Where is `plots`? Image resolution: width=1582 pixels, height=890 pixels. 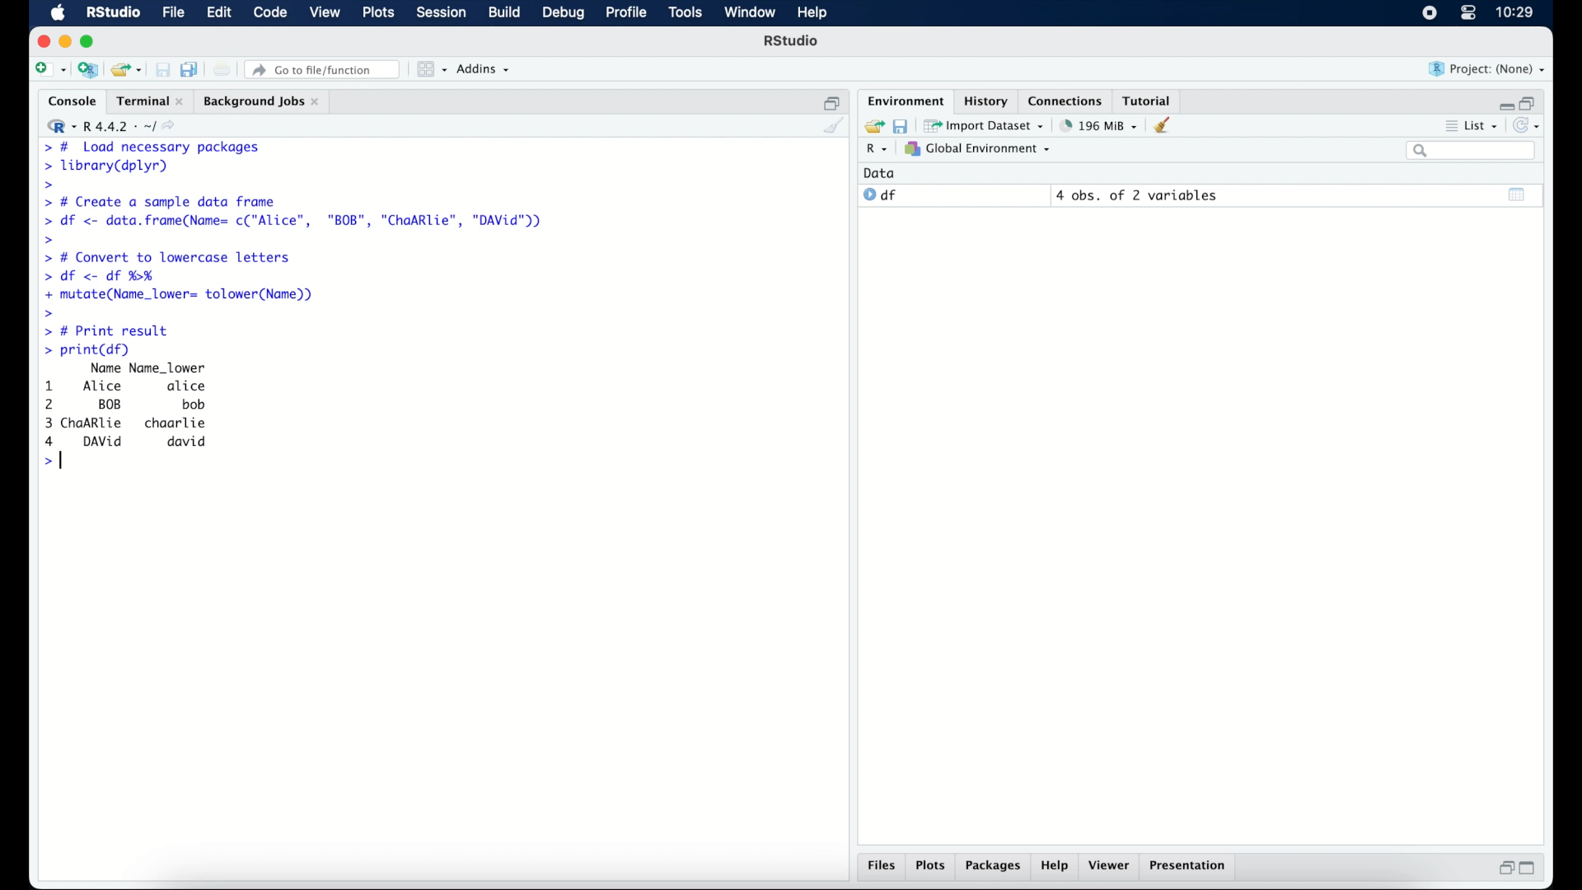 plots is located at coordinates (381, 14).